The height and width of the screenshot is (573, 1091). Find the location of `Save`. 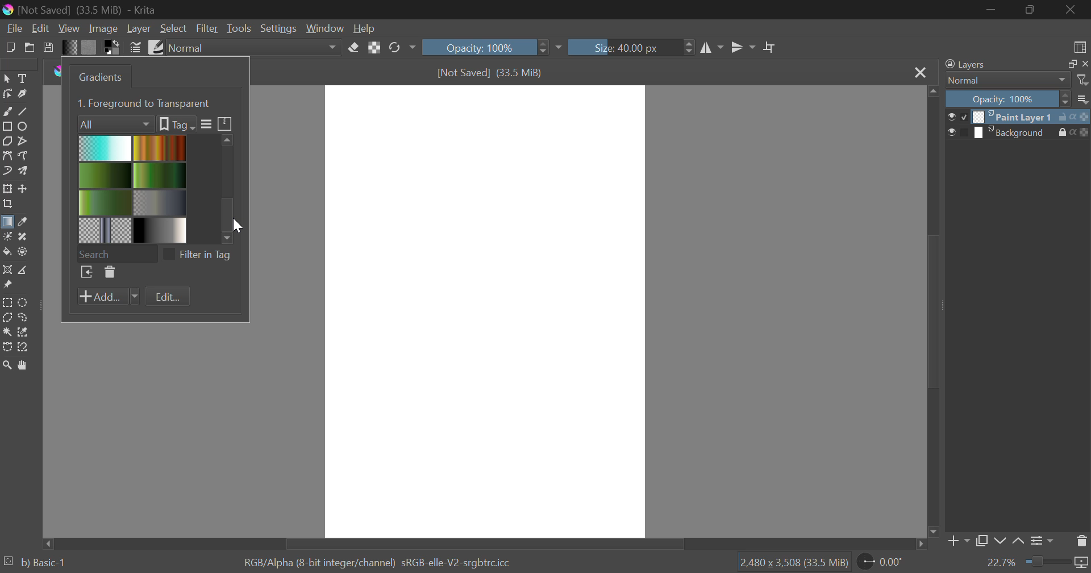

Save is located at coordinates (49, 47).